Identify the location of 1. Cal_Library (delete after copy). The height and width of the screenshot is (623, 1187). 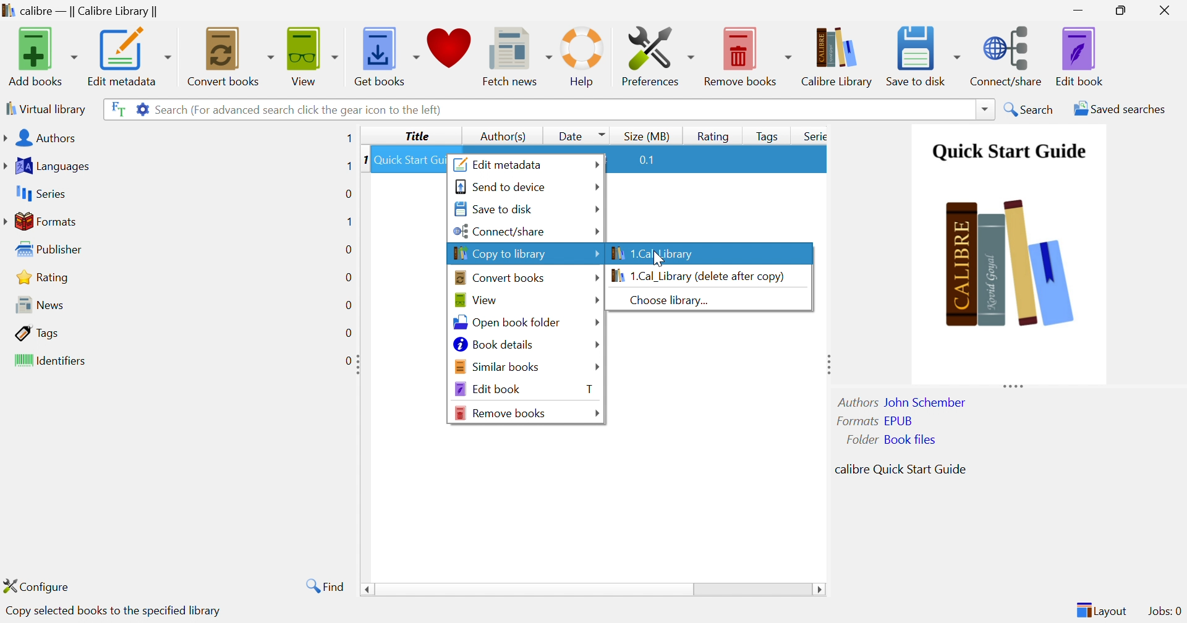
(696, 276).